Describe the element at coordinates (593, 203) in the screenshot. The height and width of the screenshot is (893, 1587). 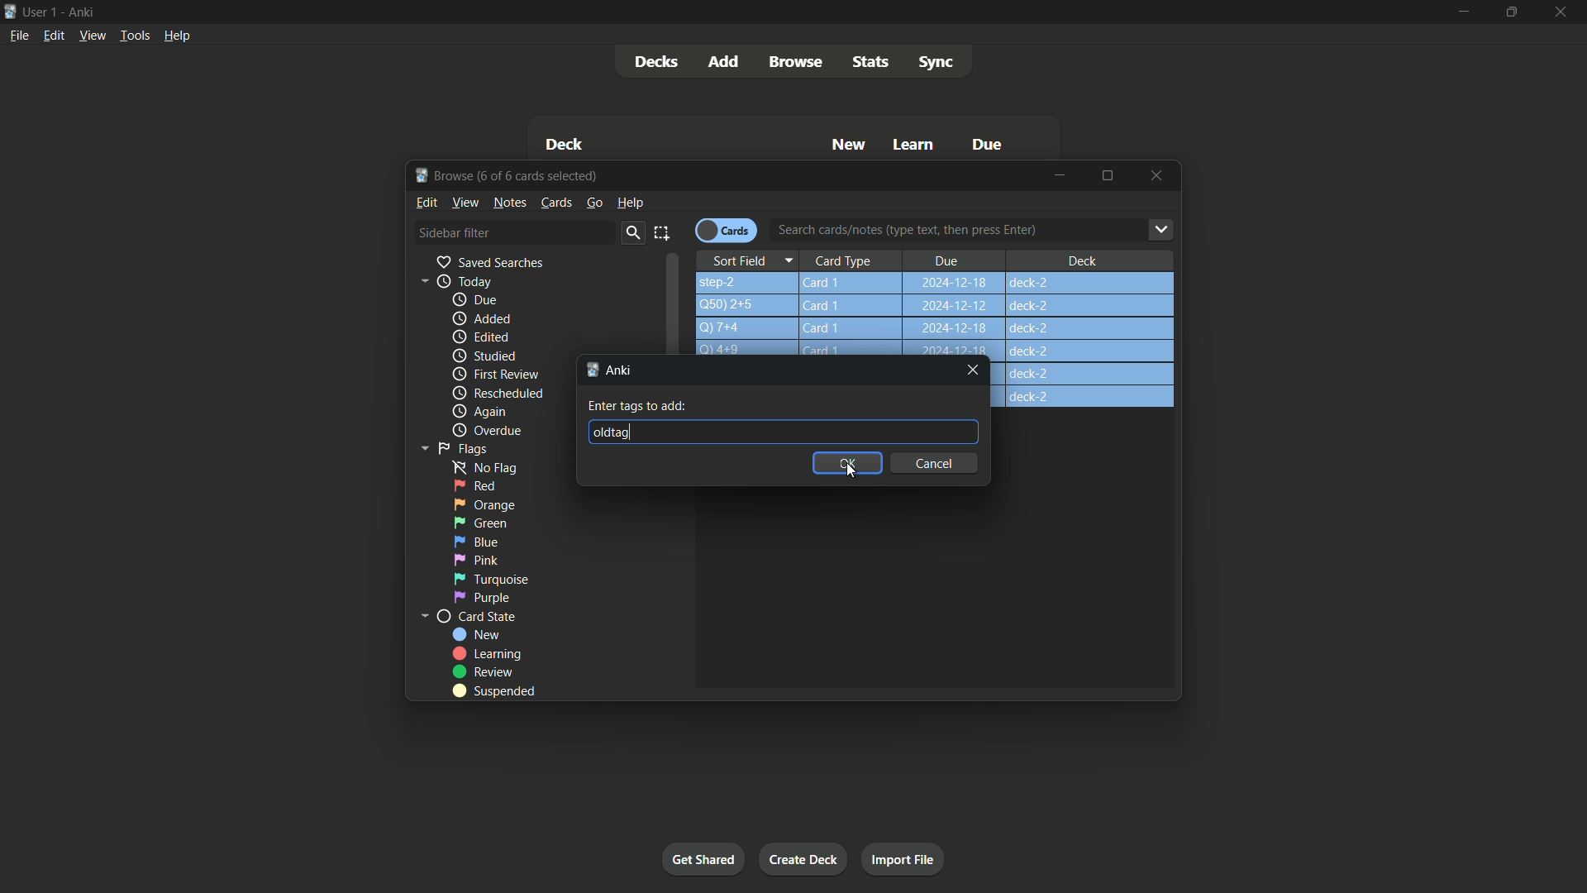
I see `go` at that location.